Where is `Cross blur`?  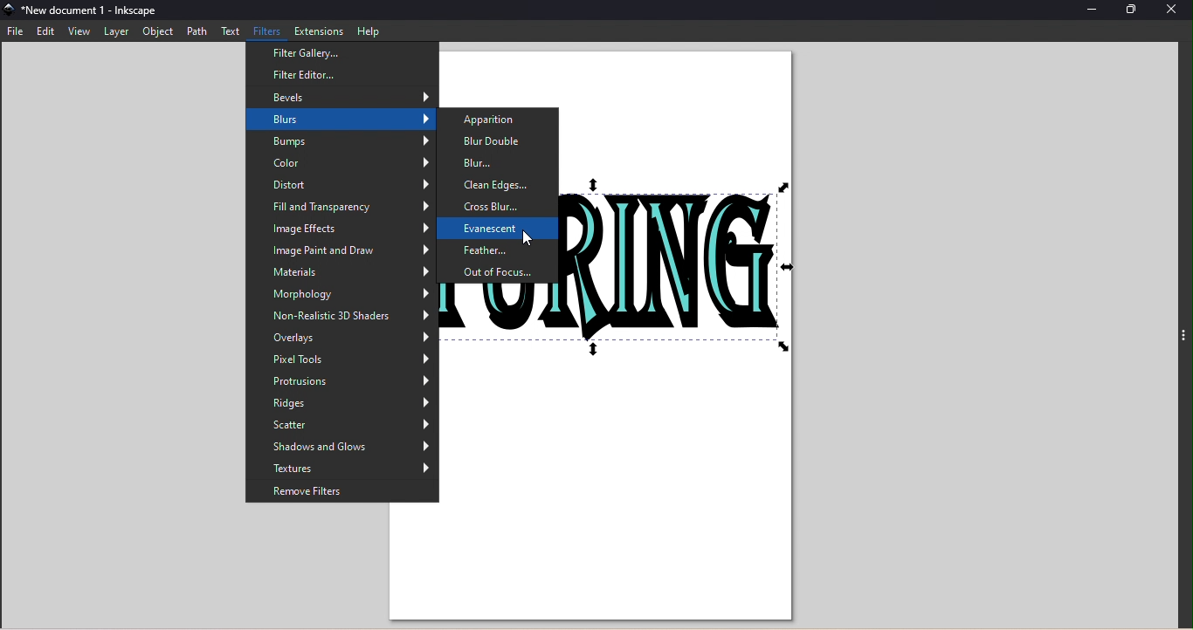
Cross blur is located at coordinates (501, 208).